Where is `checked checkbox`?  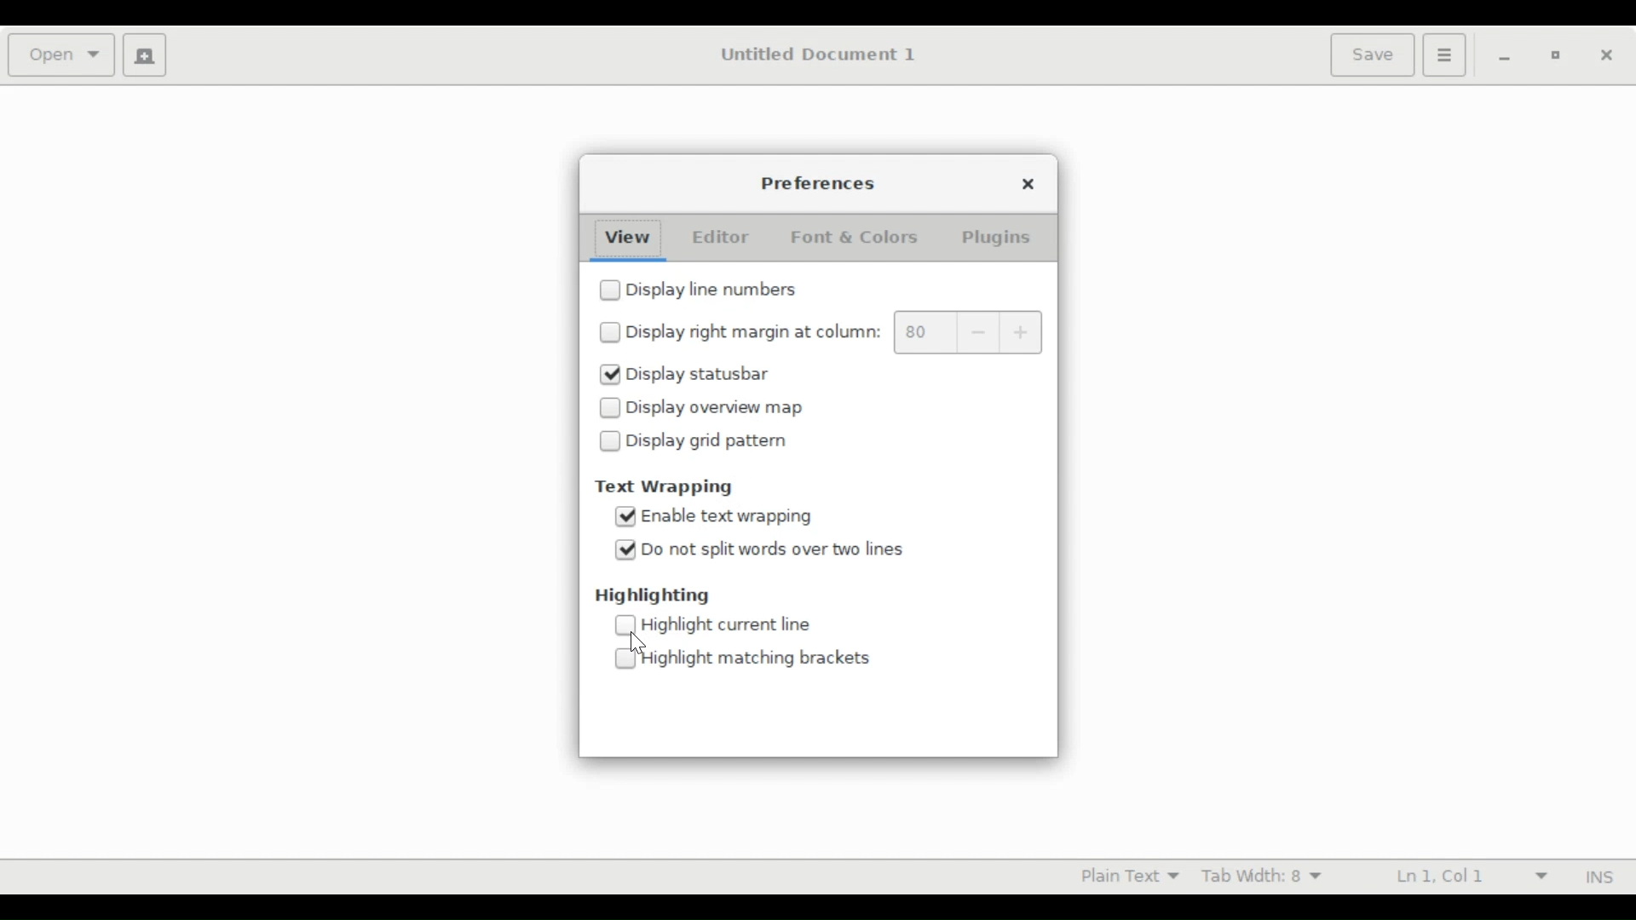 checked checkbox is located at coordinates (624, 517).